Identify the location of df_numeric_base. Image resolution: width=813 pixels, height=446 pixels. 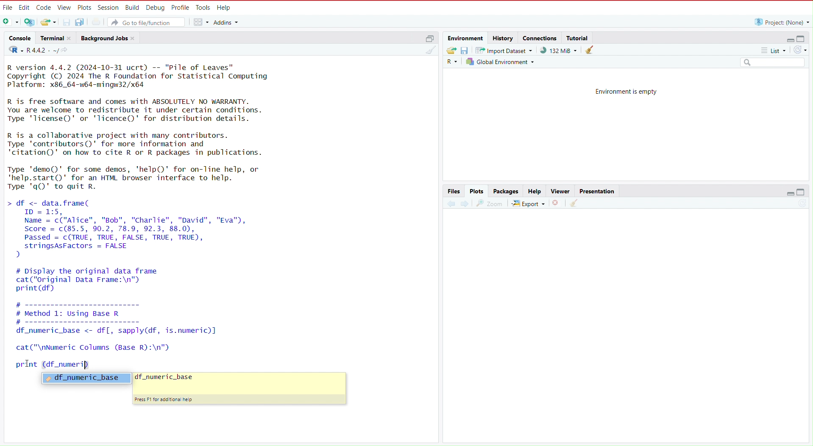
(86, 377).